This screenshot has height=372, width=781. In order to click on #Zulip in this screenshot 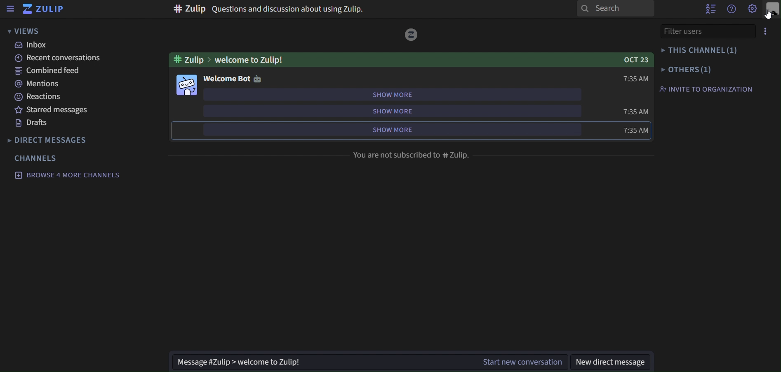, I will do `click(188, 59)`.